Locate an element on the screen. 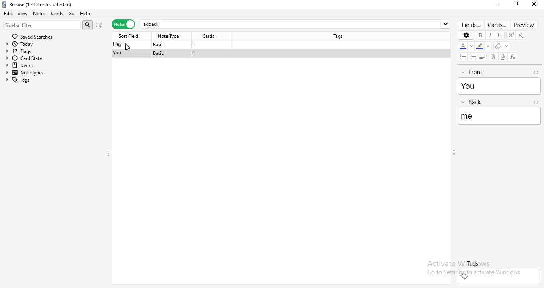 The image size is (544, 288). edit is located at coordinates (8, 13).